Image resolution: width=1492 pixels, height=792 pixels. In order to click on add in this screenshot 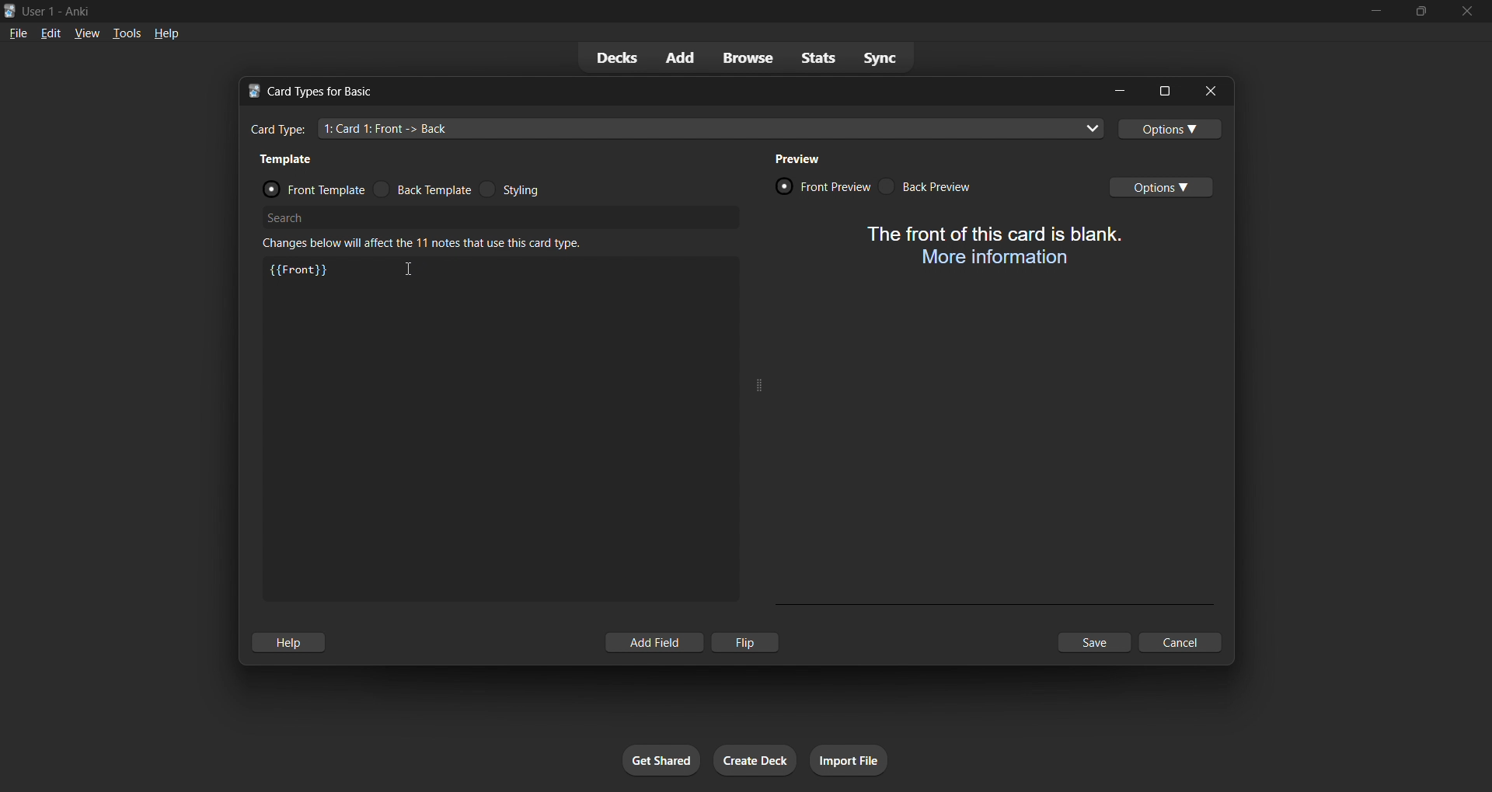, I will do `click(676, 55)`.